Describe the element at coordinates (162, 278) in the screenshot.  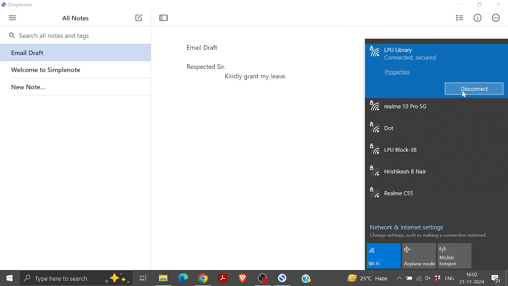
I see `Files` at that location.